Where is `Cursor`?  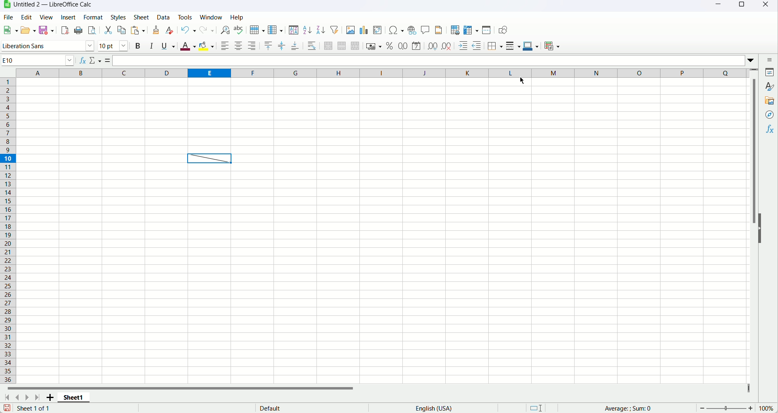 Cursor is located at coordinates (522, 80).